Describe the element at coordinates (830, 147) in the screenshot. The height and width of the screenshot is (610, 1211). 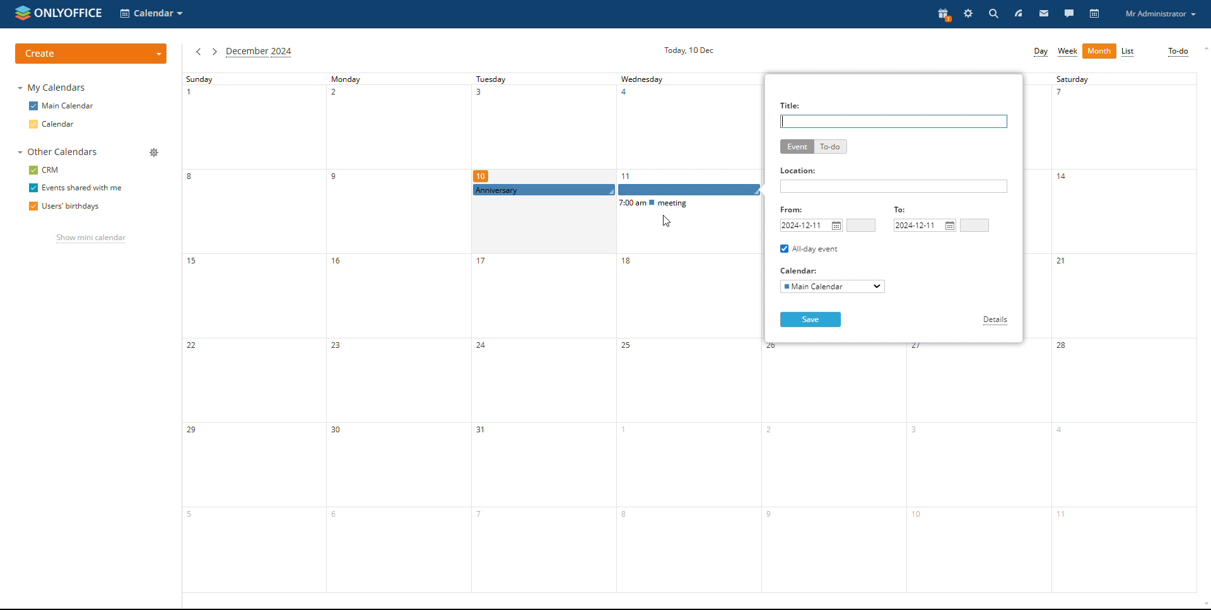
I see `to-do` at that location.